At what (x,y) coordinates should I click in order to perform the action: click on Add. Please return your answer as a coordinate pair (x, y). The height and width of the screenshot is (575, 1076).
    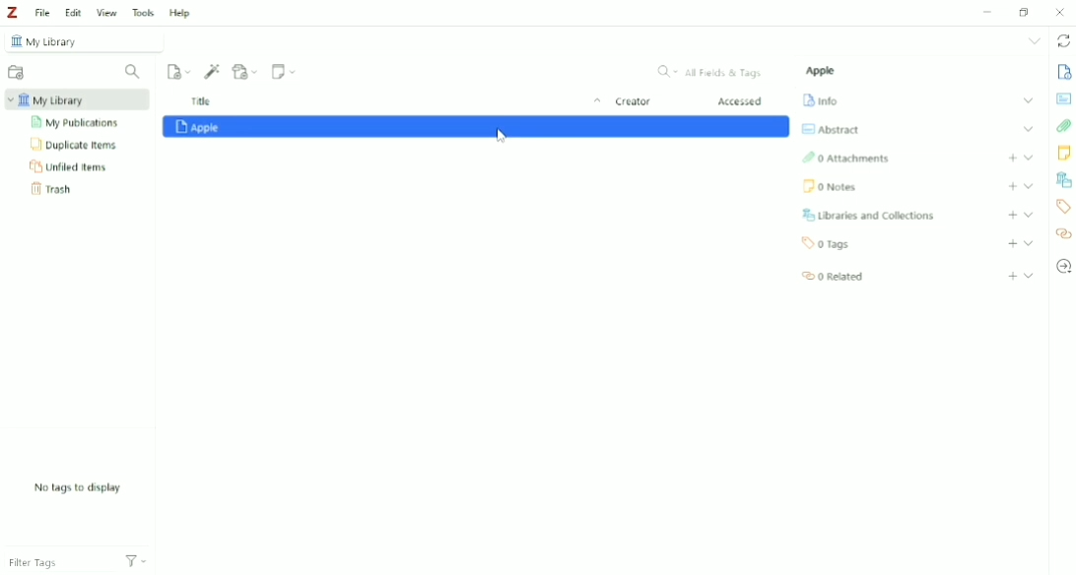
    Looking at the image, I should click on (1012, 186).